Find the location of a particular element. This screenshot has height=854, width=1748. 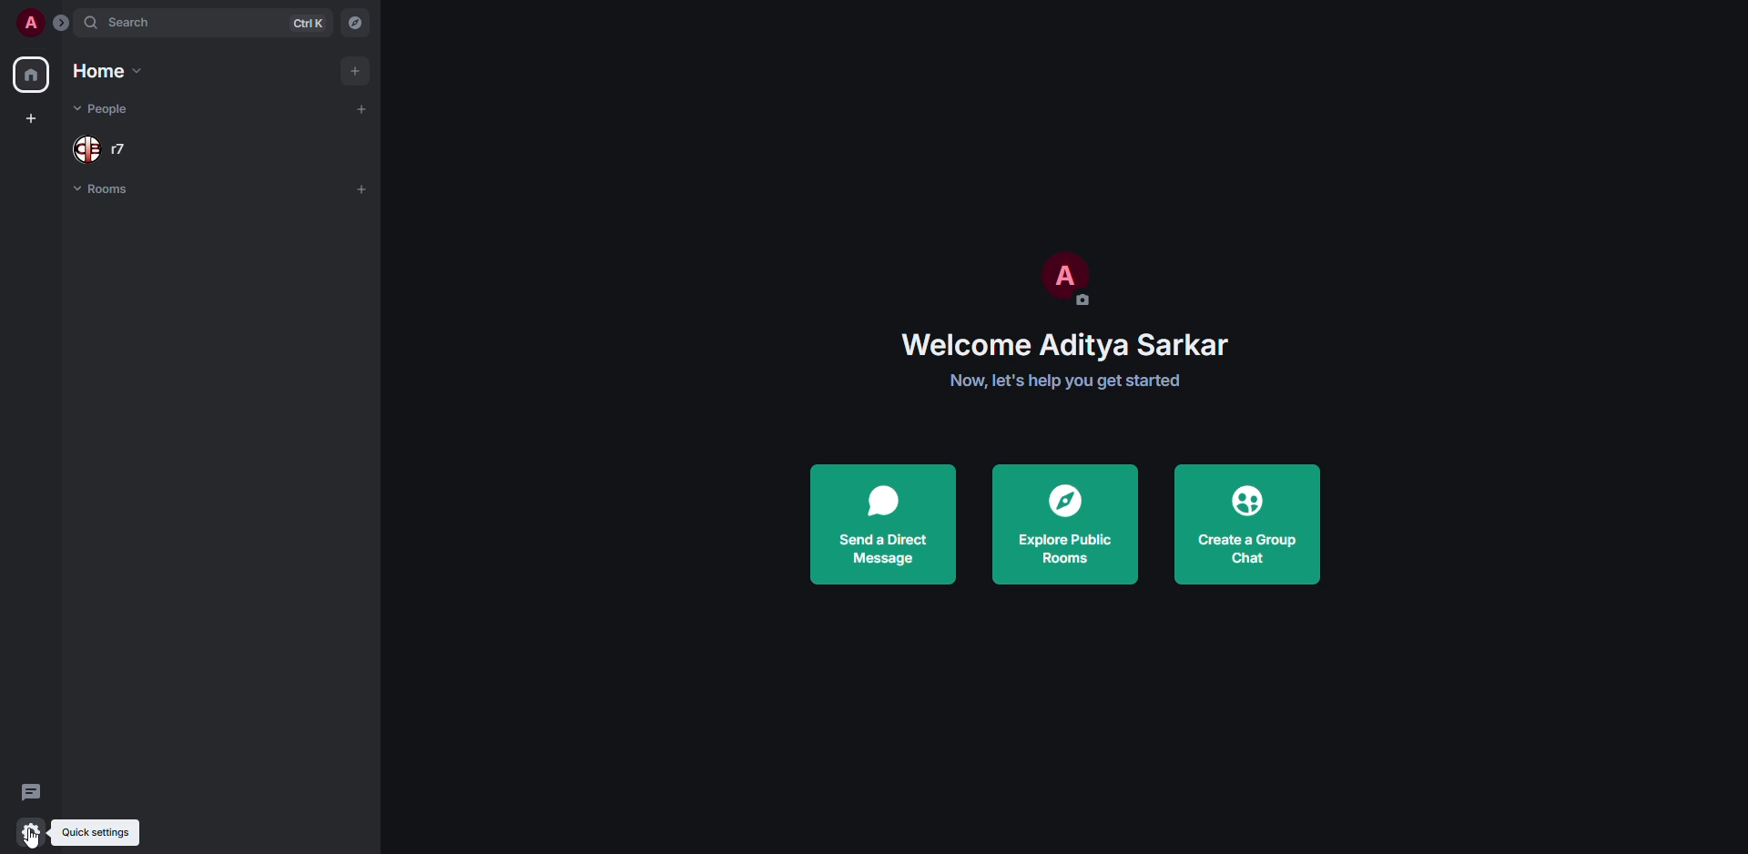

rooms is located at coordinates (107, 191).